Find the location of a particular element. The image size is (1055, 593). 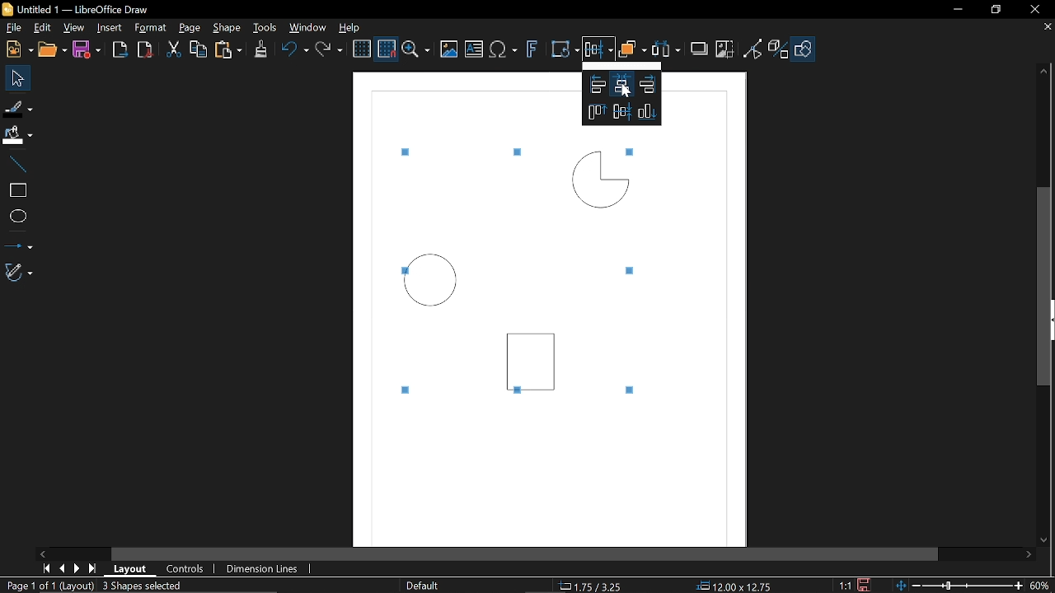

Circle is located at coordinates (432, 281).